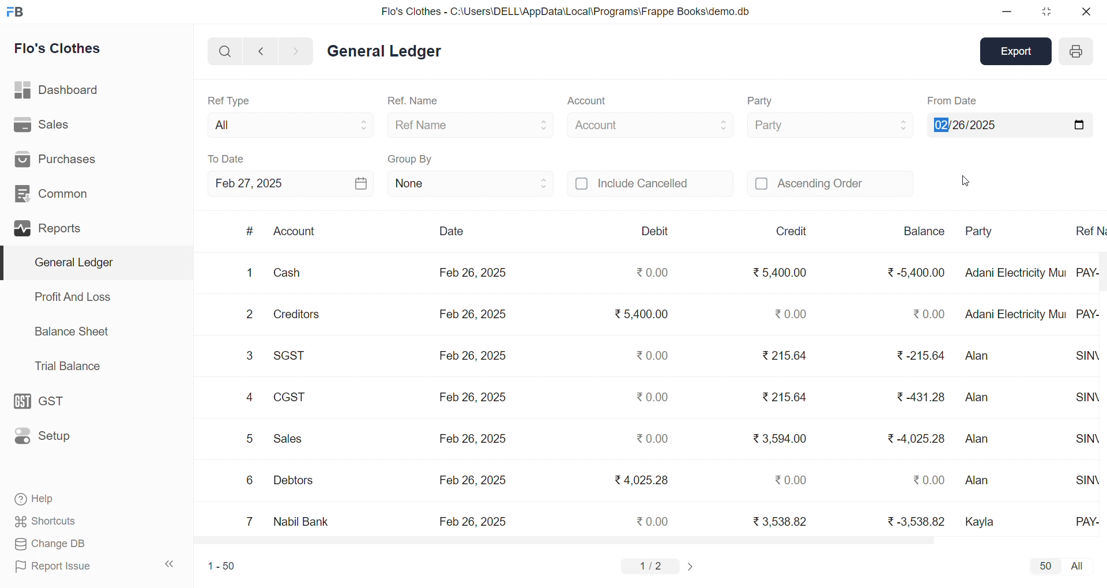 The image size is (1107, 588). I want to click on 5, so click(248, 439).